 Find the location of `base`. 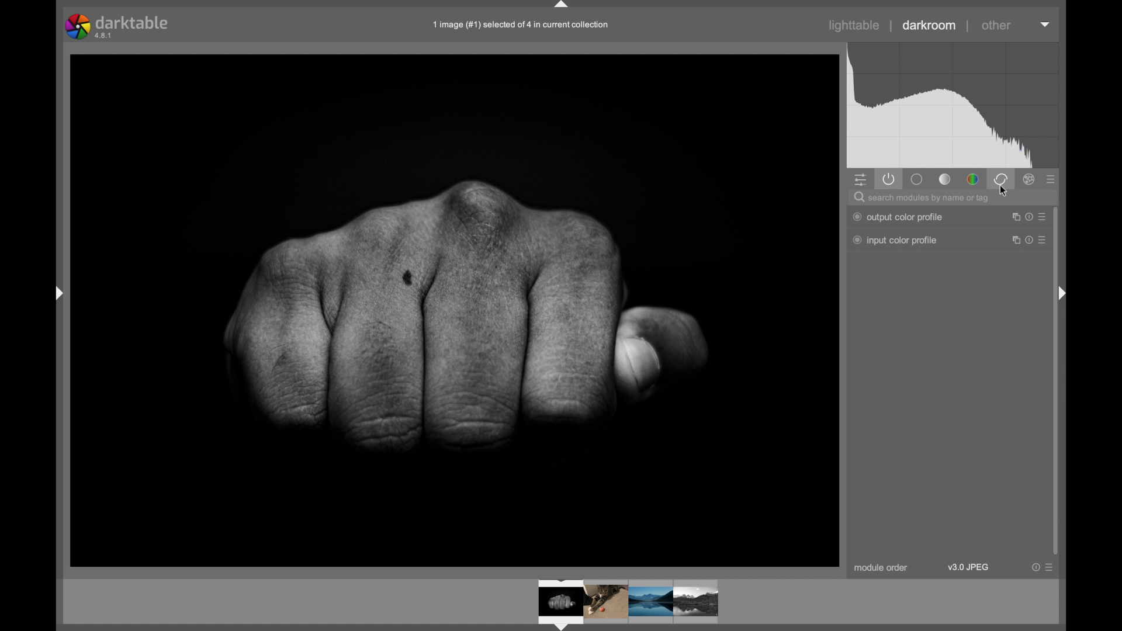

base is located at coordinates (916, 179).